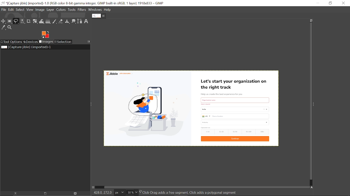  What do you see at coordinates (48, 21) in the screenshot?
I see `Gradient tool` at bounding box center [48, 21].